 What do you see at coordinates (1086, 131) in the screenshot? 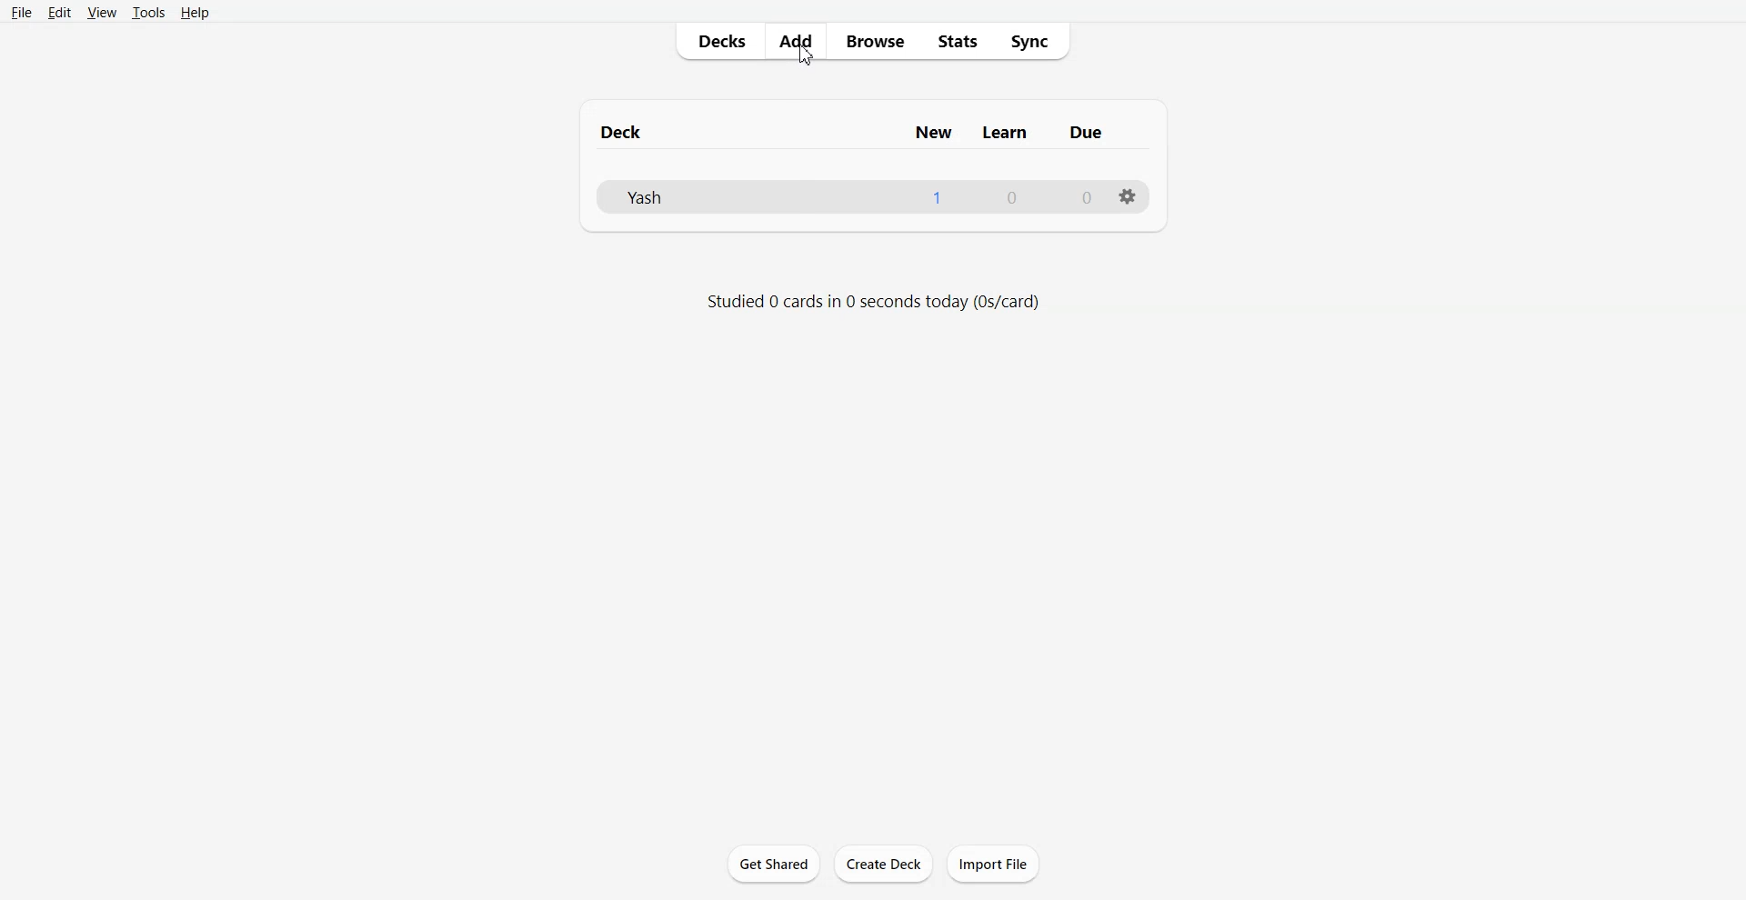
I see `Due` at bounding box center [1086, 131].